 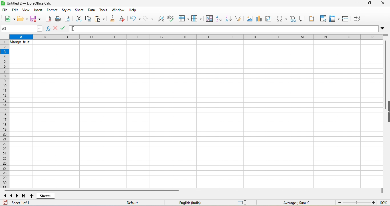 What do you see at coordinates (89, 19) in the screenshot?
I see `copy` at bounding box center [89, 19].